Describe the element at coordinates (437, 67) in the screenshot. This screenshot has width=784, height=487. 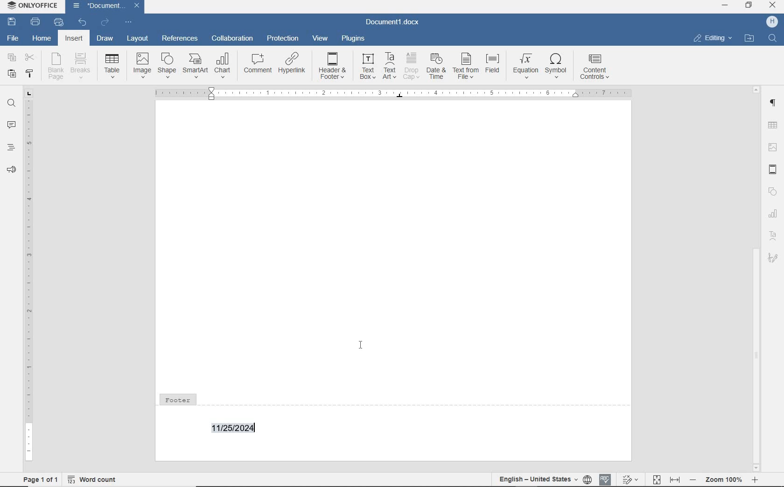
I see `date & time` at that location.